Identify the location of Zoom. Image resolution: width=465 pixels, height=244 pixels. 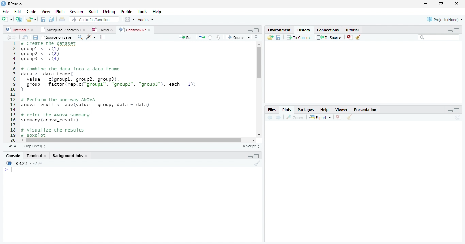
(295, 117).